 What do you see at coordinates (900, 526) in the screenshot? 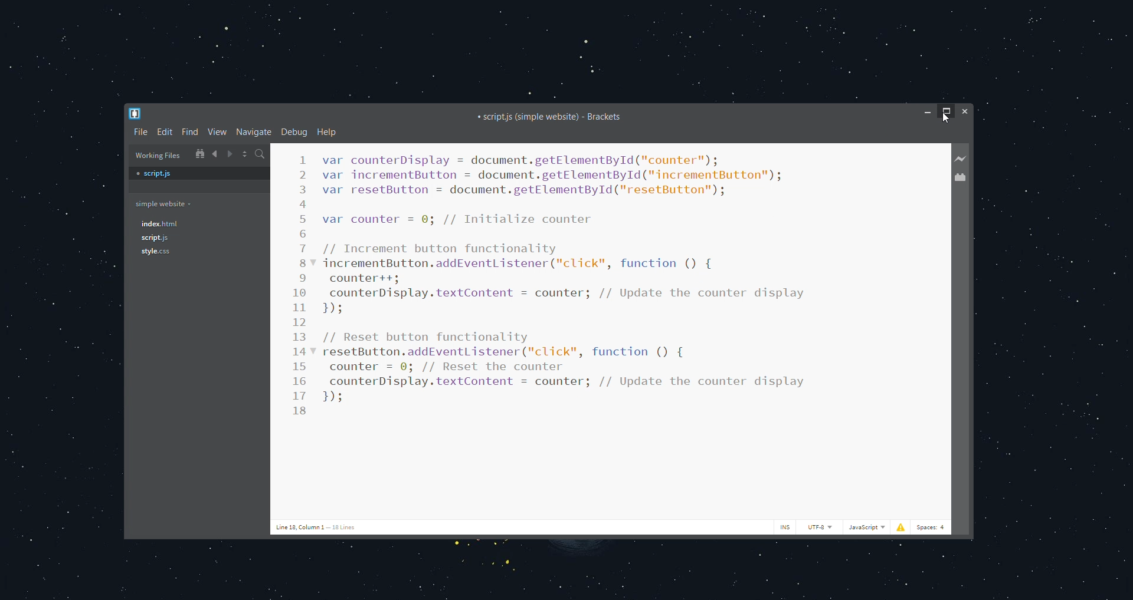
I see `show errors` at bounding box center [900, 526].